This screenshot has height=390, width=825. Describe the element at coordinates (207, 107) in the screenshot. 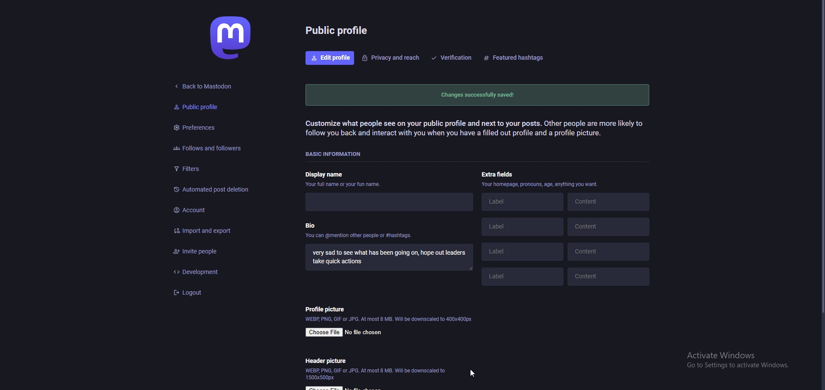

I see `public profile` at that location.